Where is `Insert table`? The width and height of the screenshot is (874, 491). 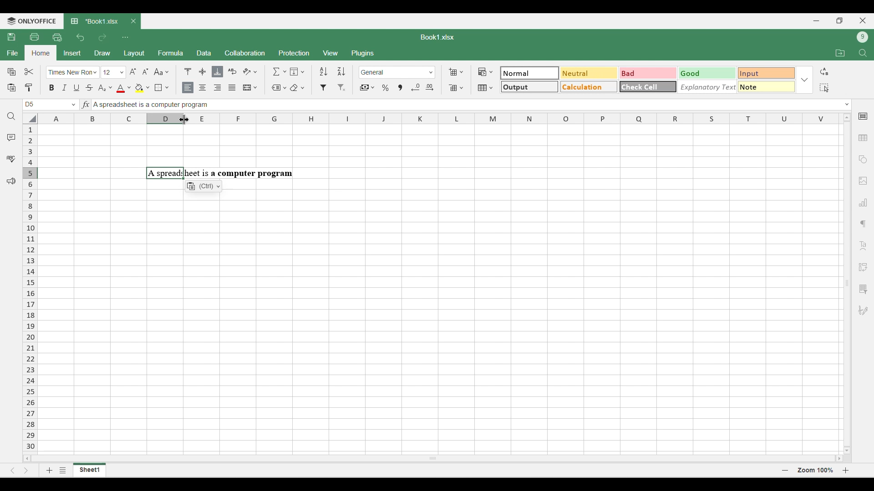 Insert table is located at coordinates (864, 138).